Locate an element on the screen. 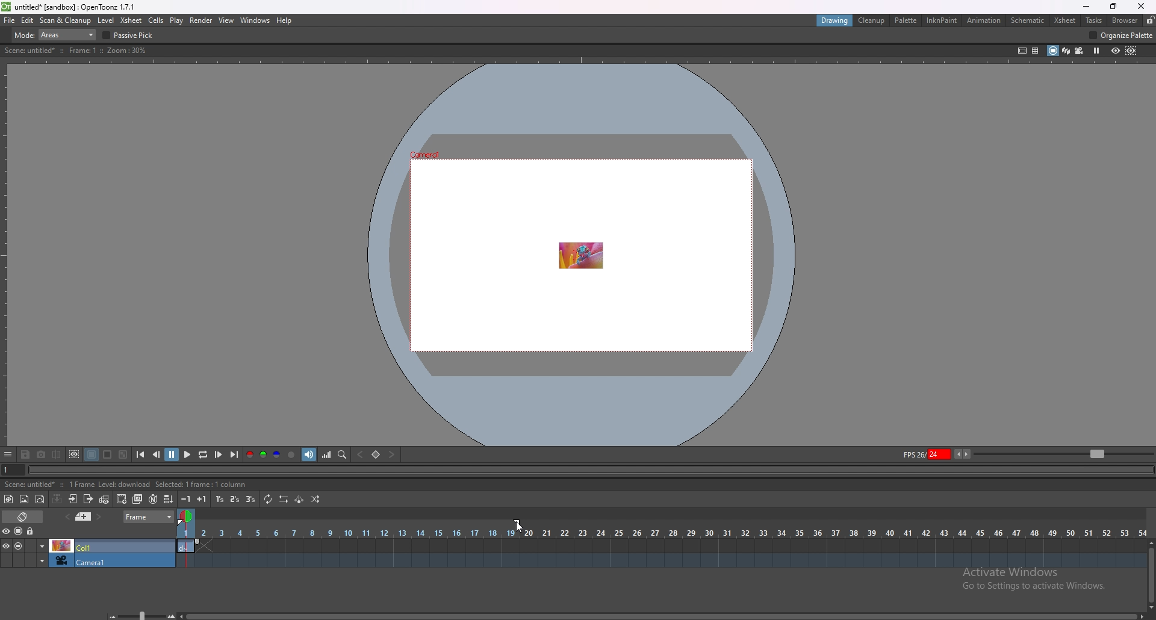 This screenshot has height=620, width=1156. cursor is located at coordinates (518, 525).